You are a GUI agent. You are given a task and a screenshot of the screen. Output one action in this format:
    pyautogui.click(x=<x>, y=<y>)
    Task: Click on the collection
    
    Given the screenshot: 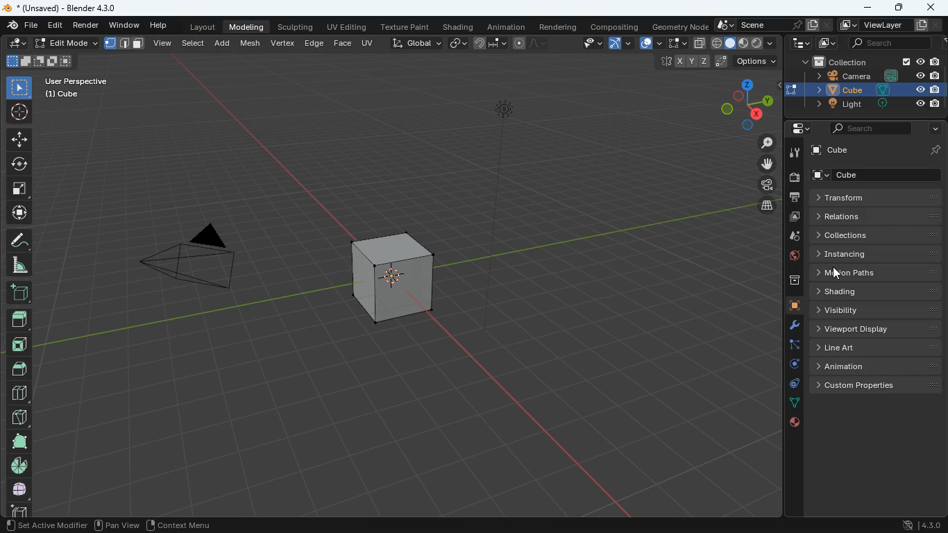 What is the action you would take?
    pyautogui.click(x=869, y=62)
    